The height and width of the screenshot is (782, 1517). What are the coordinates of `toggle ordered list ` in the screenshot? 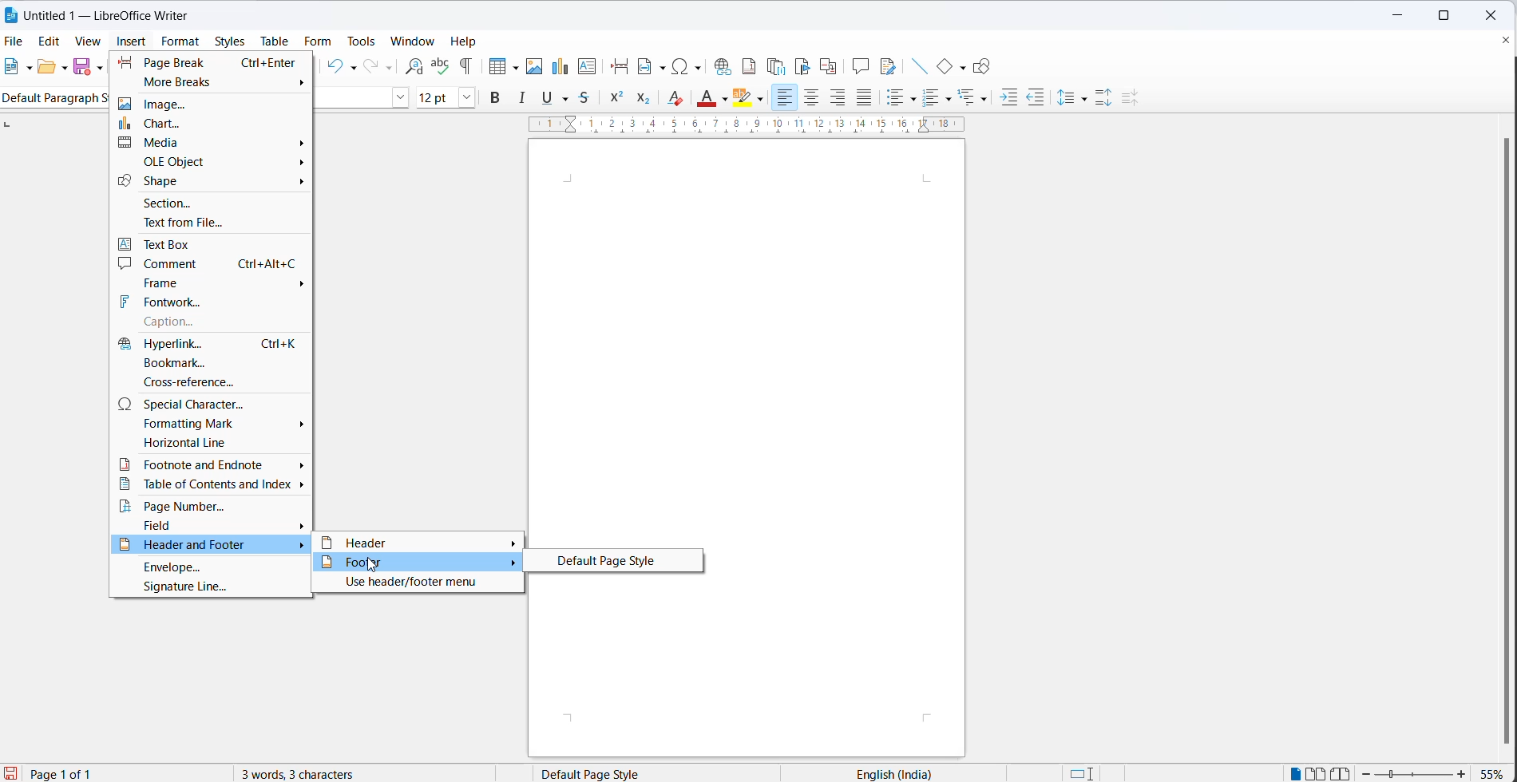 It's located at (949, 99).